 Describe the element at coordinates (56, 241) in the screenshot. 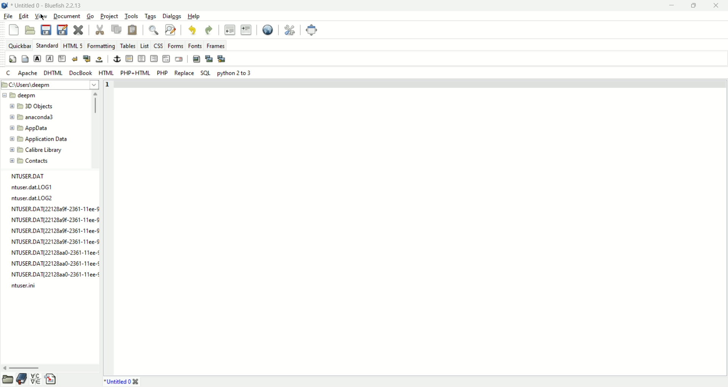

I see `NTUSER.DAT{22128a9f-2361-11ee-S` at that location.